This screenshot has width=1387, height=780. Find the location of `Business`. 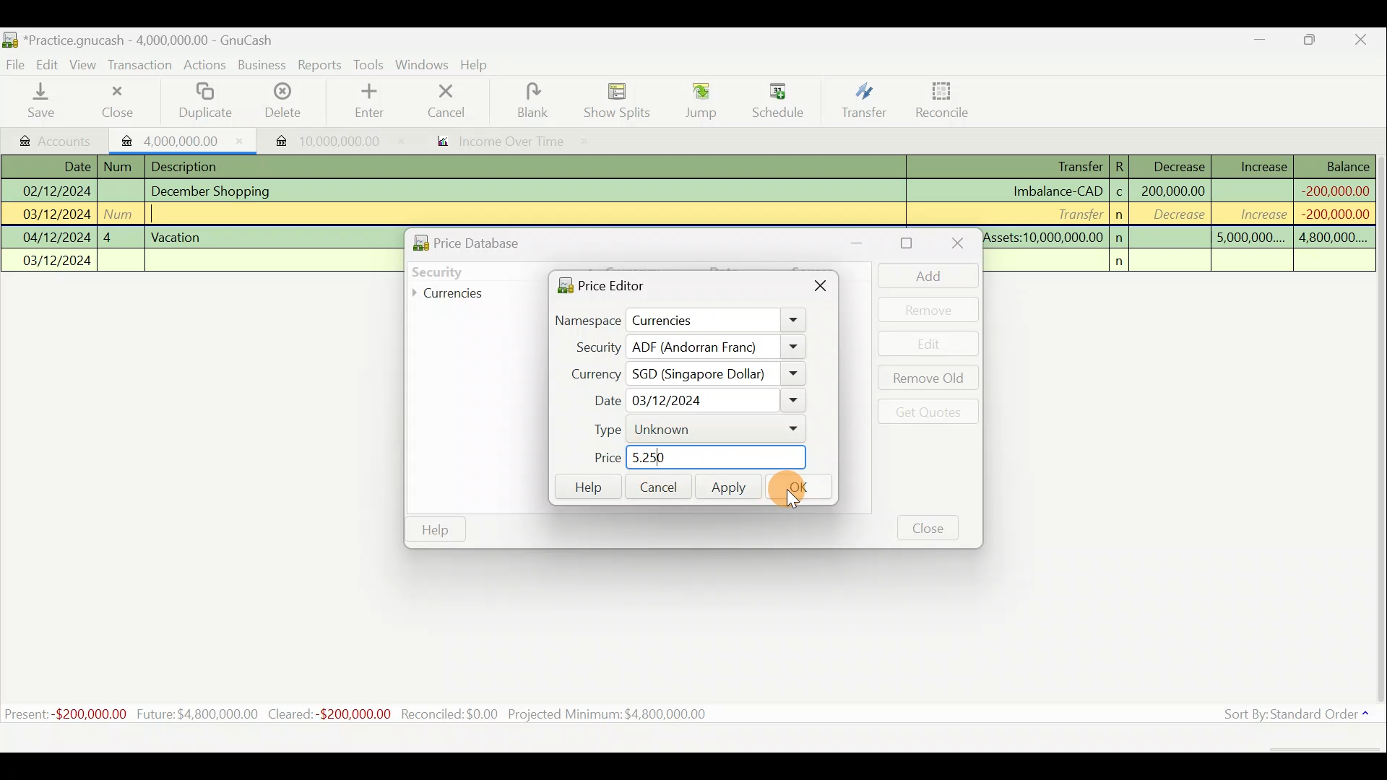

Business is located at coordinates (263, 65).